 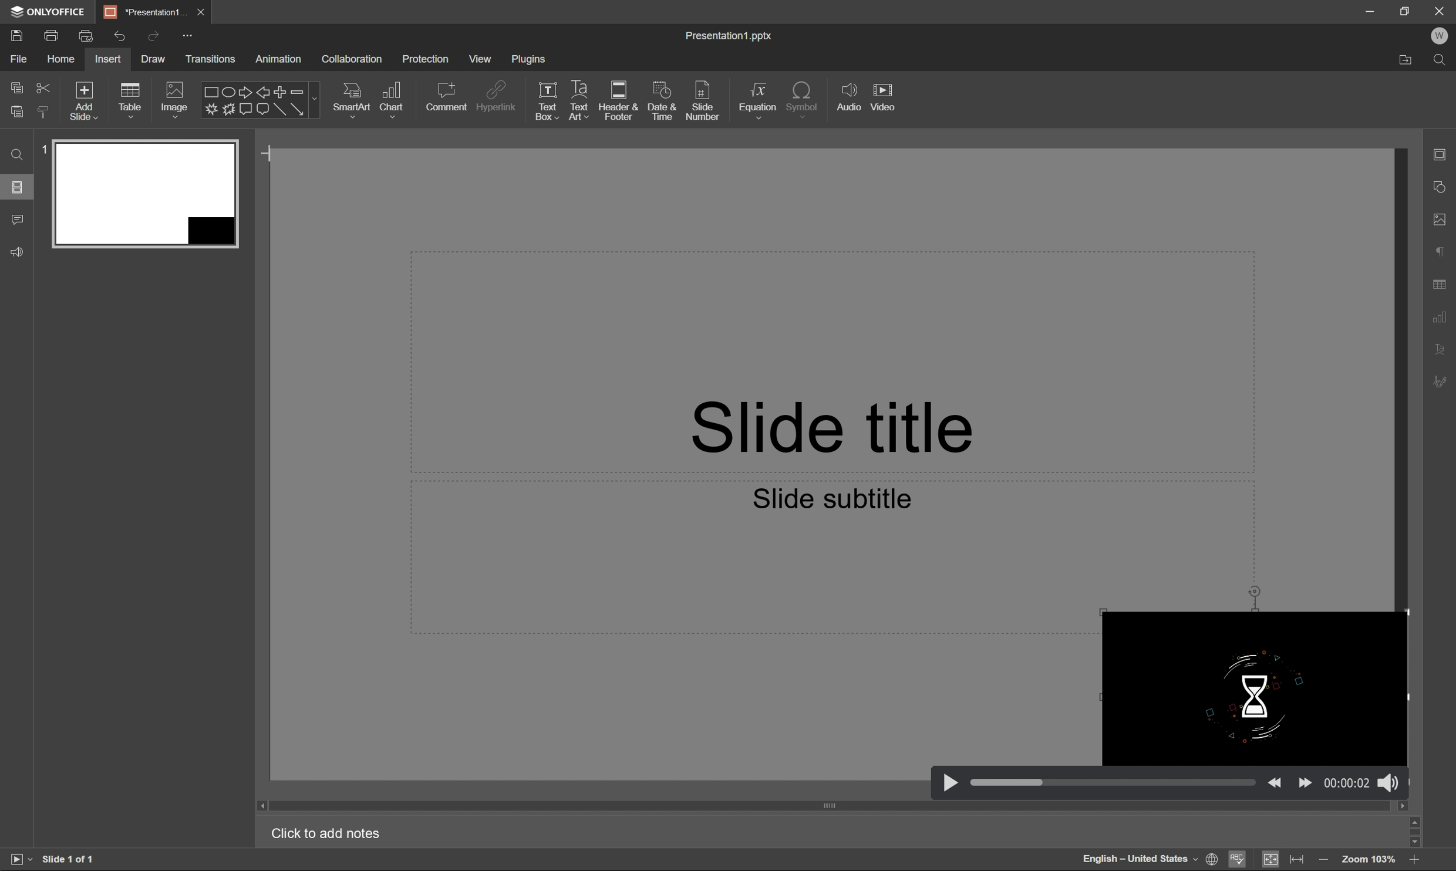 I want to click on protection, so click(x=429, y=58).